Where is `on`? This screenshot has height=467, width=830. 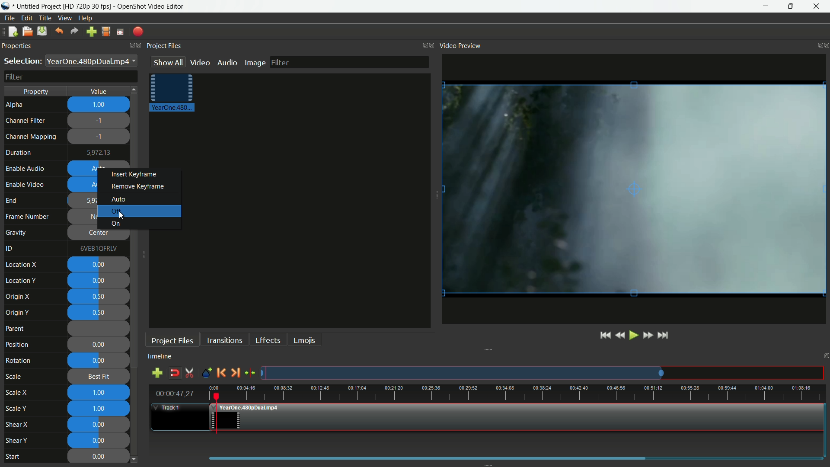
on is located at coordinates (116, 222).